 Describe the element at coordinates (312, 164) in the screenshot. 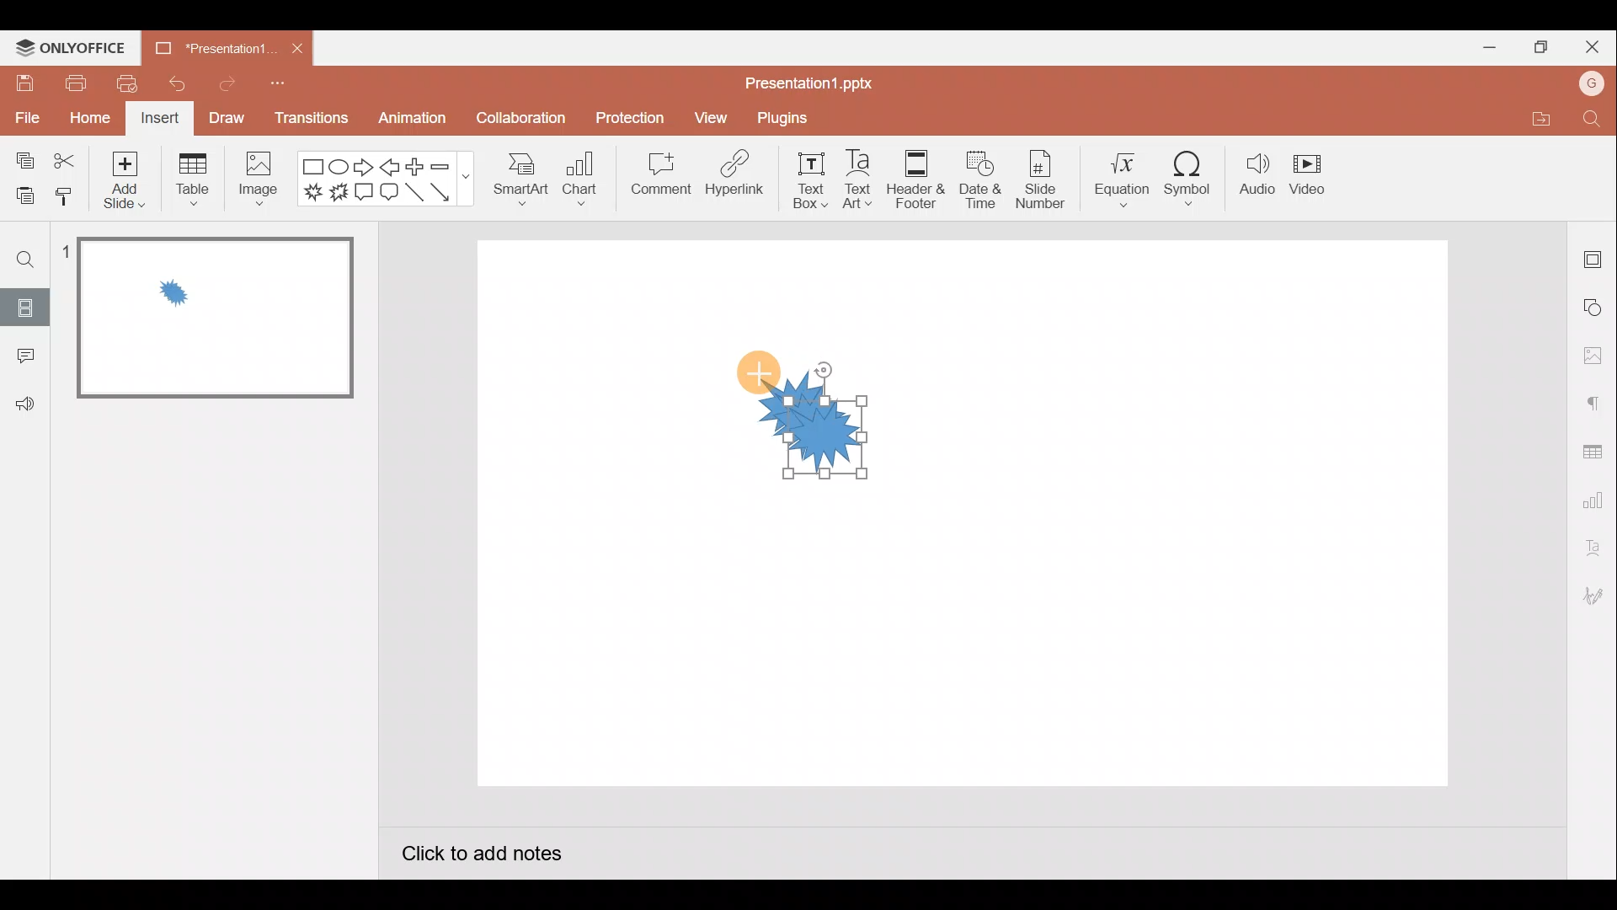

I see `Rectangle` at that location.